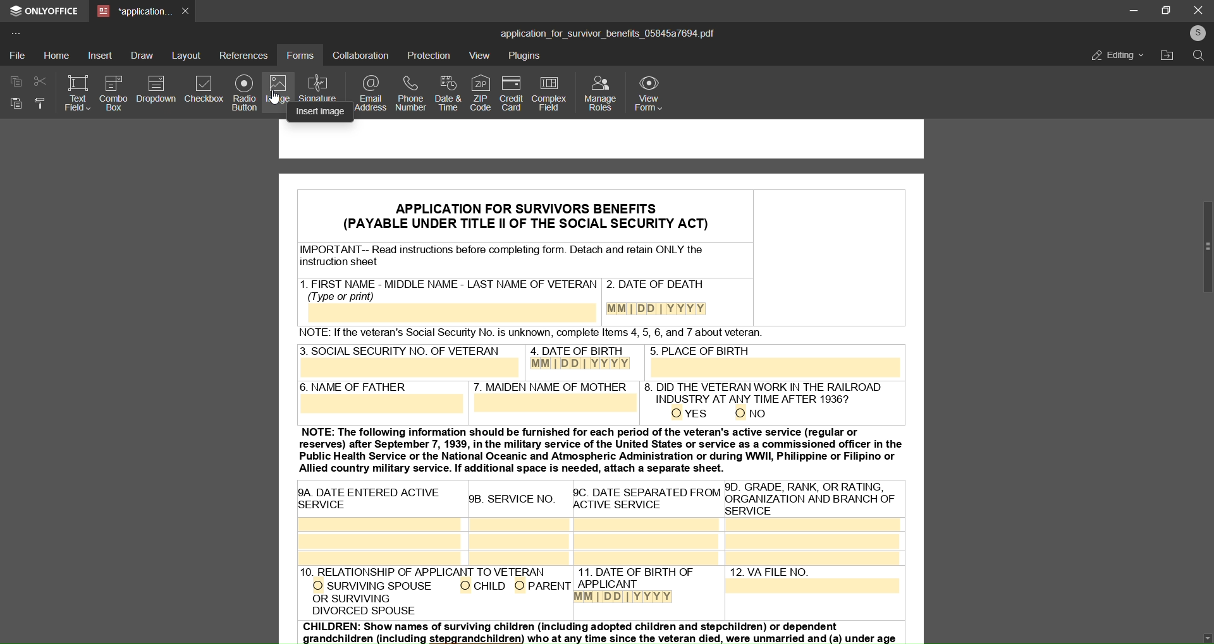 The width and height of the screenshot is (1214, 644). What do you see at coordinates (187, 10) in the screenshot?
I see `close tab` at bounding box center [187, 10].